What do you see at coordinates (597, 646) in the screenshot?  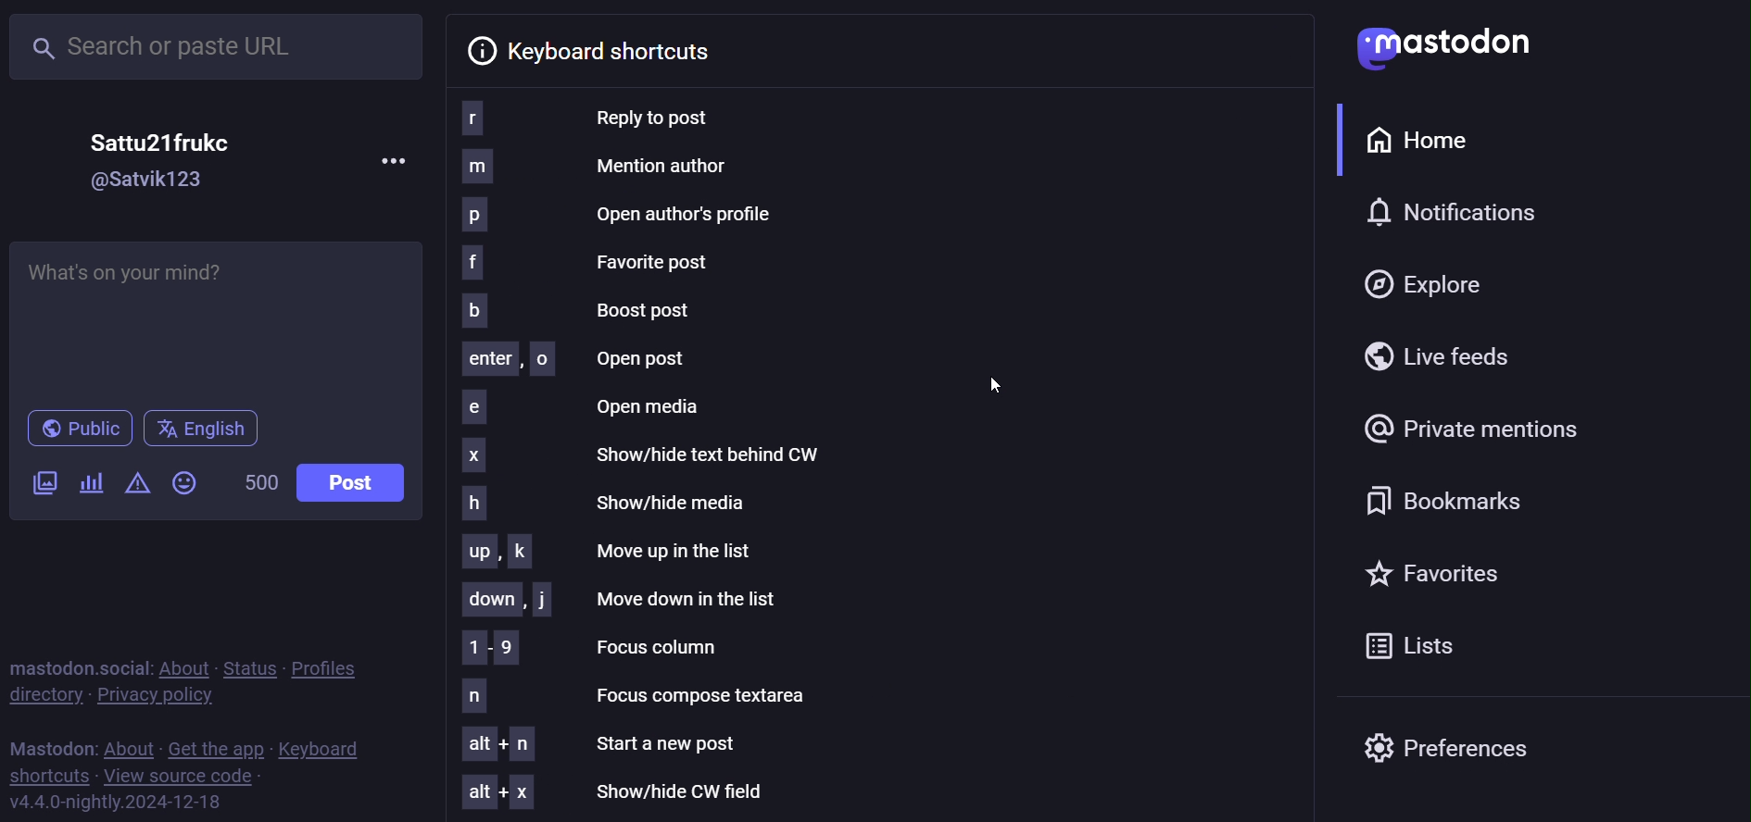 I see `focus column` at bounding box center [597, 646].